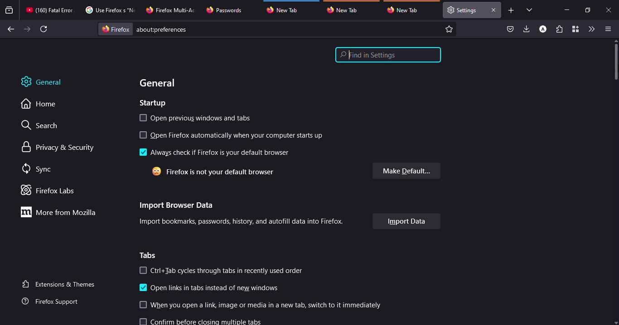  I want to click on tab, so click(225, 10).